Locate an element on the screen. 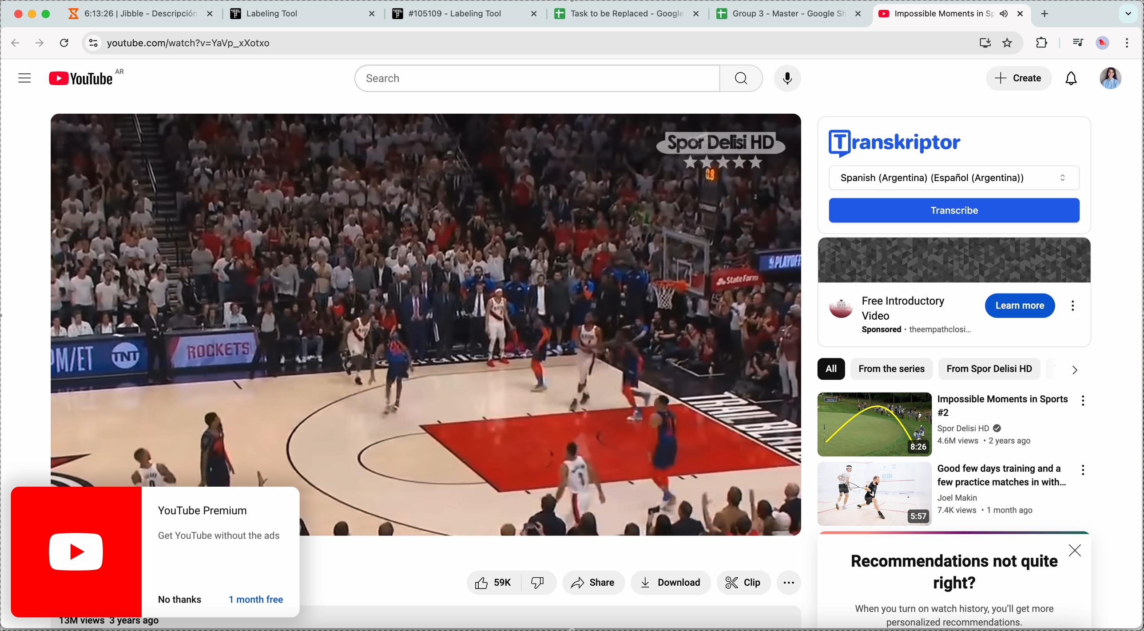 Image resolution: width=1144 pixels, height=631 pixels. video is located at coordinates (553, 513).